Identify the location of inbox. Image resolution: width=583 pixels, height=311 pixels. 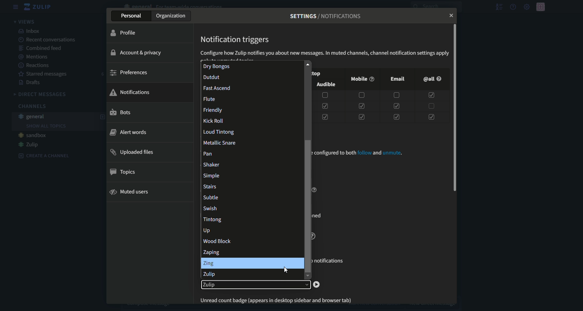
(30, 31).